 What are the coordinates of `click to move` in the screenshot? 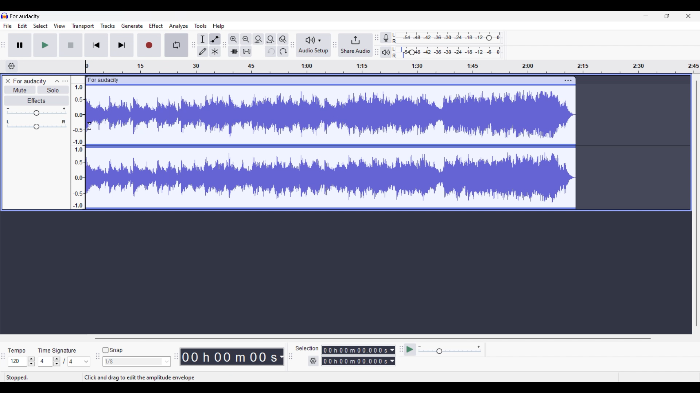 It's located at (341, 80).